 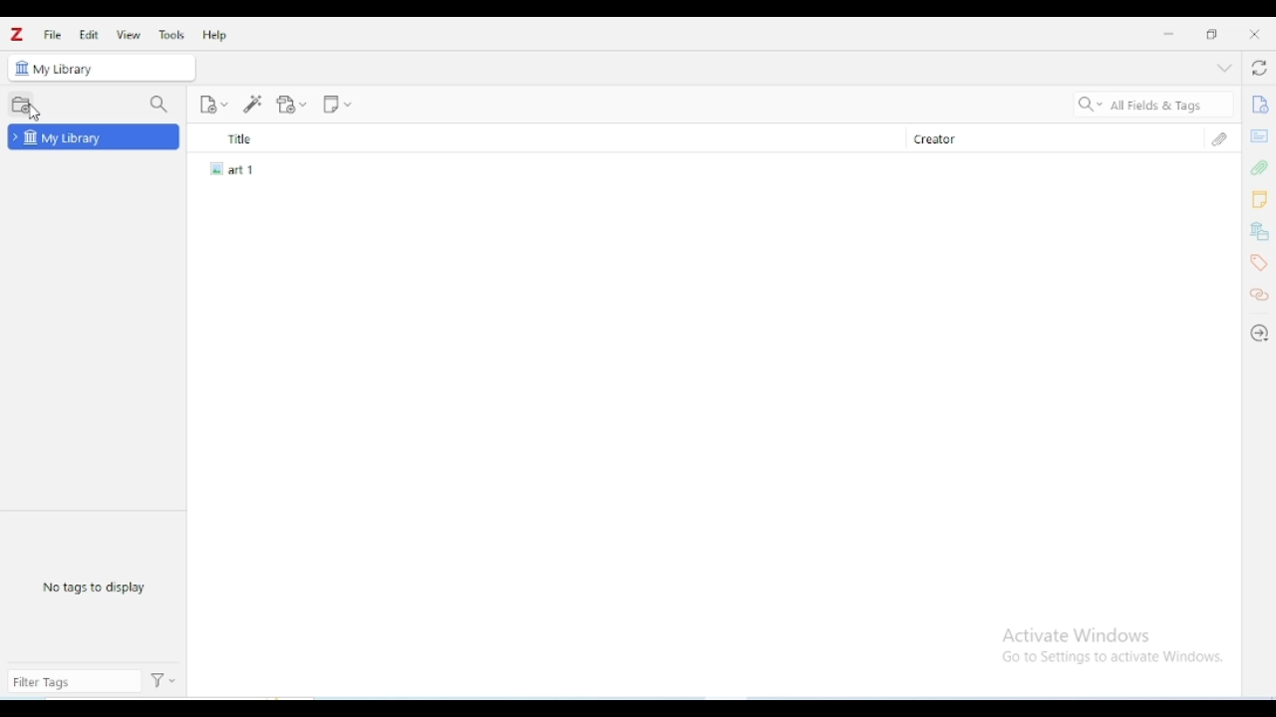 What do you see at coordinates (20, 103) in the screenshot?
I see `new collection` at bounding box center [20, 103].